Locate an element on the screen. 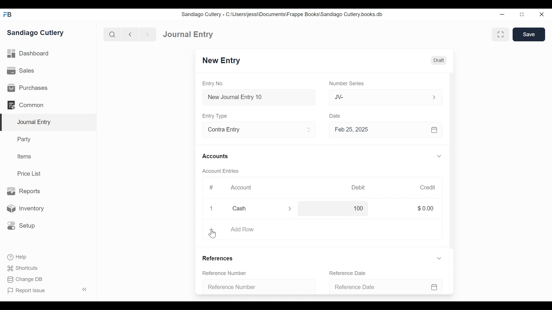 This screenshot has width=552, height=310. Toggle between form and full width is located at coordinates (500, 34).